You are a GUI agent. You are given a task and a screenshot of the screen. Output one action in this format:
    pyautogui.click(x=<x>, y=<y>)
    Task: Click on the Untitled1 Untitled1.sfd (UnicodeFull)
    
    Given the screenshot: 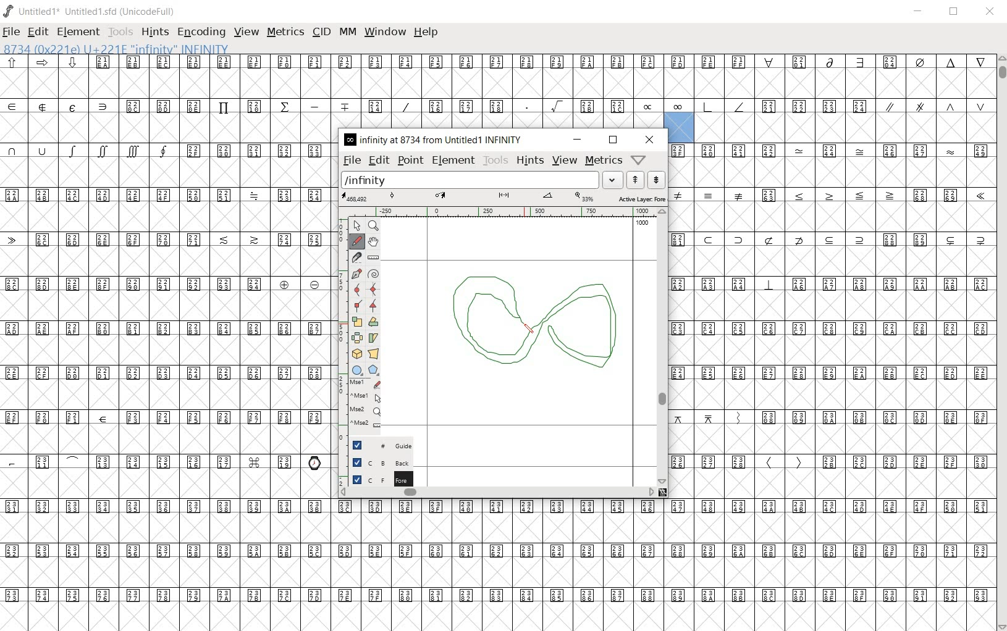 What is the action you would take?
    pyautogui.click(x=93, y=14)
    